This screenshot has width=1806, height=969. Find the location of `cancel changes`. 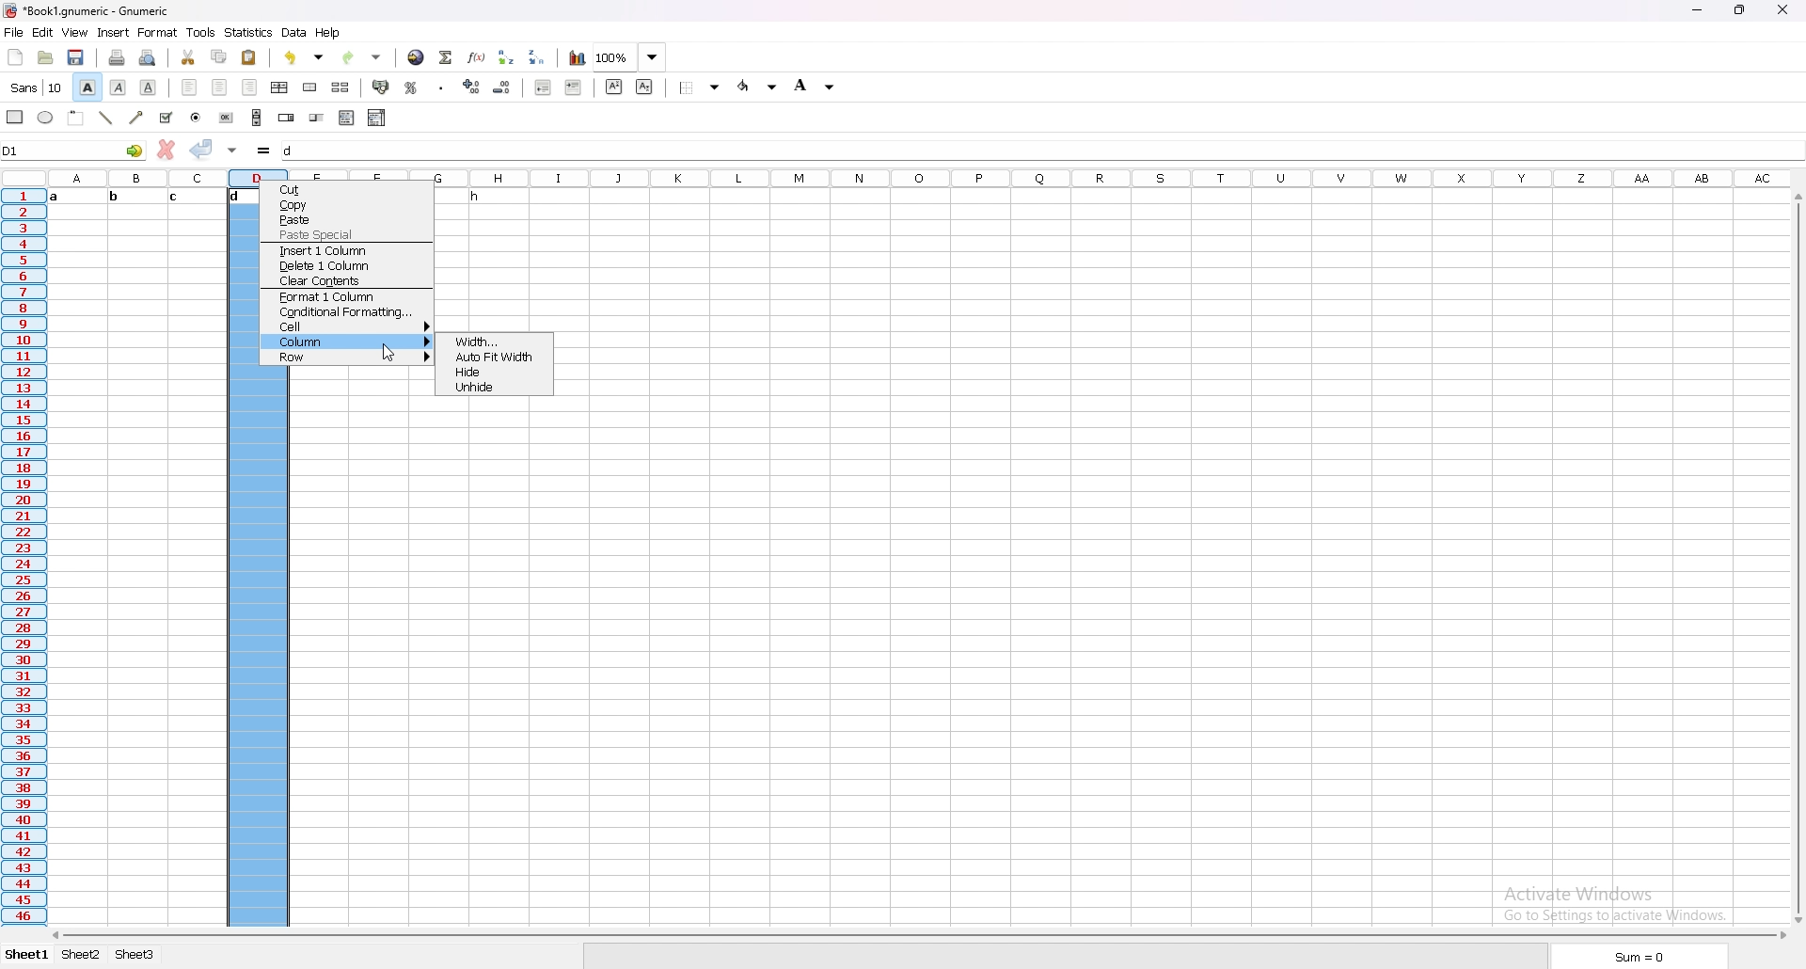

cancel changes is located at coordinates (166, 148).